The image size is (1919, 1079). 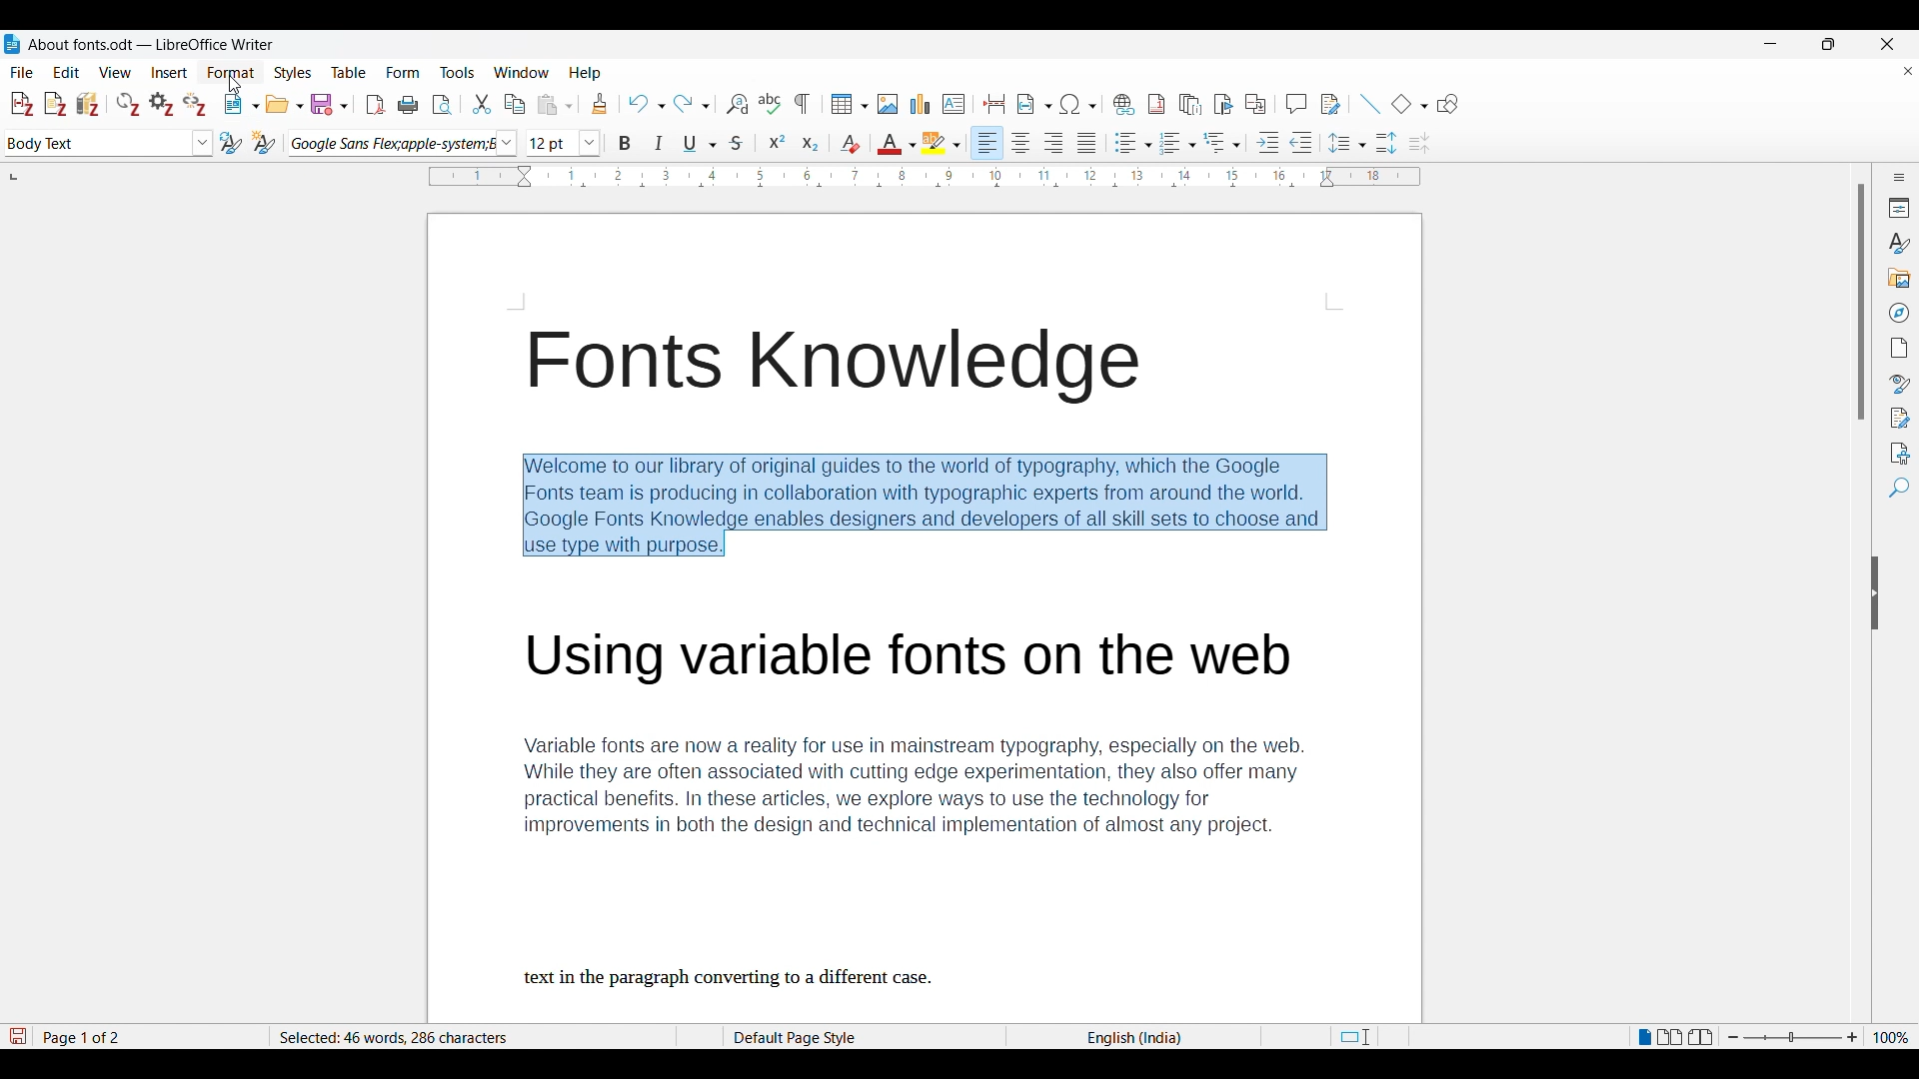 What do you see at coordinates (600, 103) in the screenshot?
I see `Clone formatting` at bounding box center [600, 103].